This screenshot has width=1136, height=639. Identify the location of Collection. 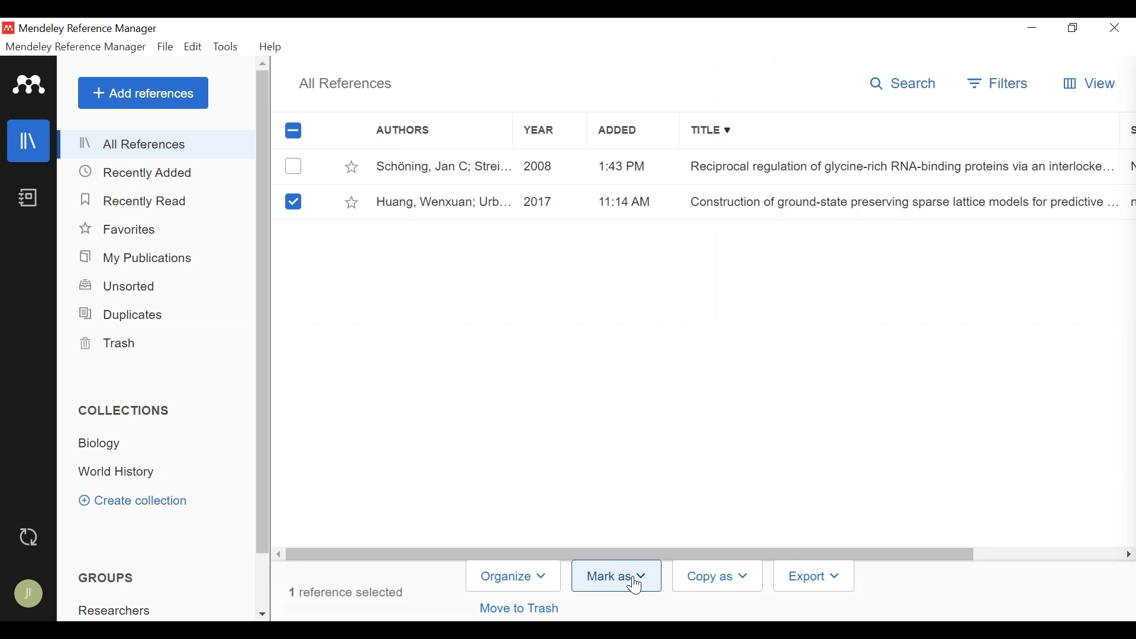
(104, 444).